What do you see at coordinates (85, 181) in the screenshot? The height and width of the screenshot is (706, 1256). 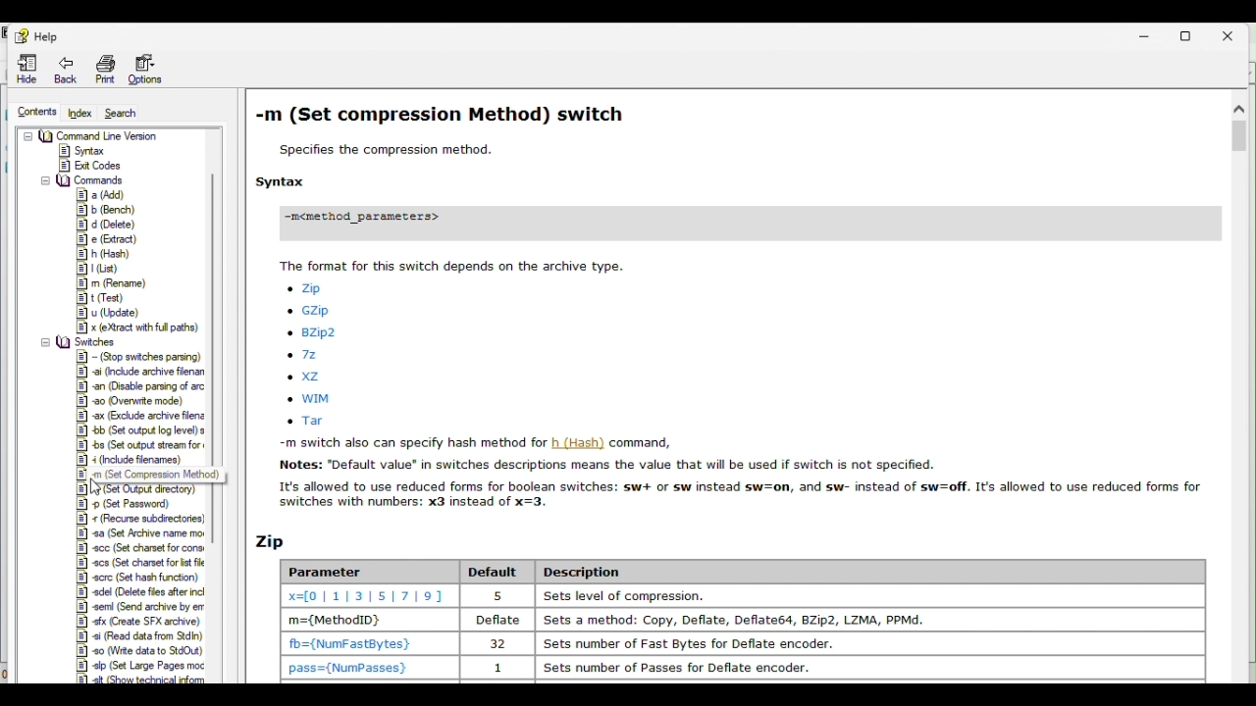 I see `commands` at bounding box center [85, 181].